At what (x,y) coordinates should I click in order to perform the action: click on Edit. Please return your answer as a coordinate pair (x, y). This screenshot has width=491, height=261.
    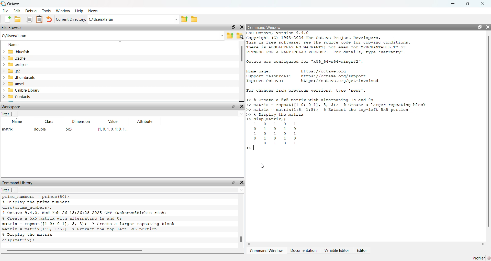
    Looking at the image, I should click on (17, 11).